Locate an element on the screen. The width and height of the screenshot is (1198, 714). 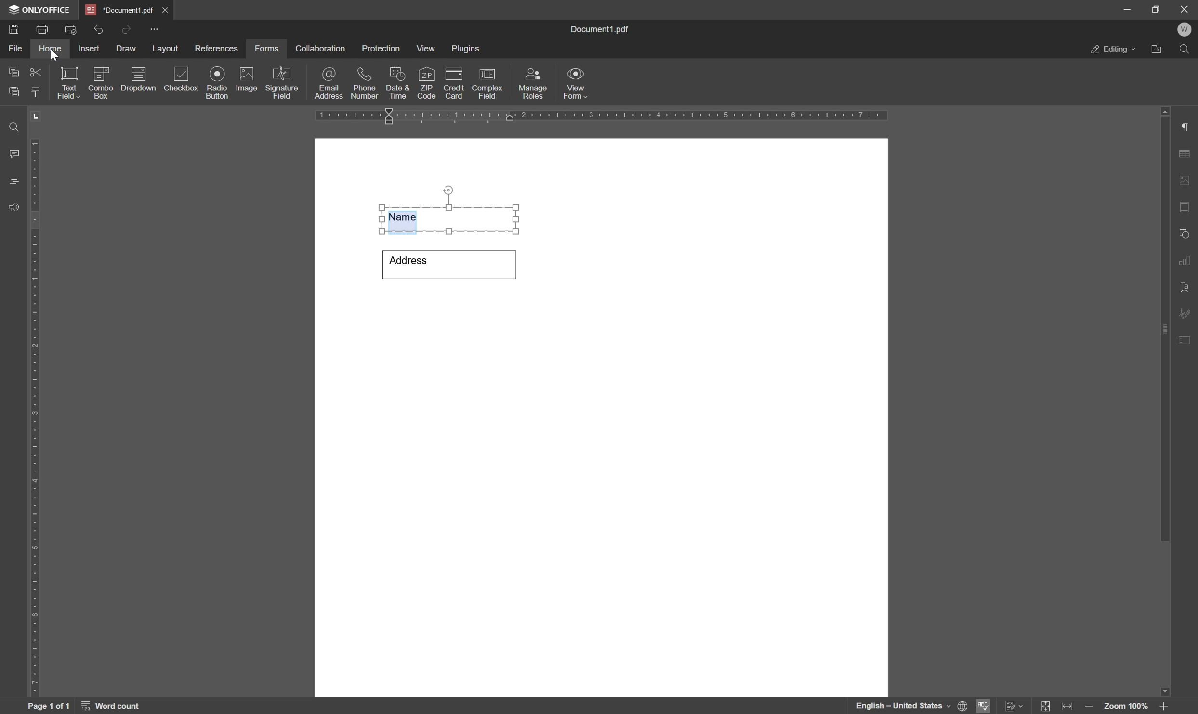
shape is located at coordinates (1187, 231).